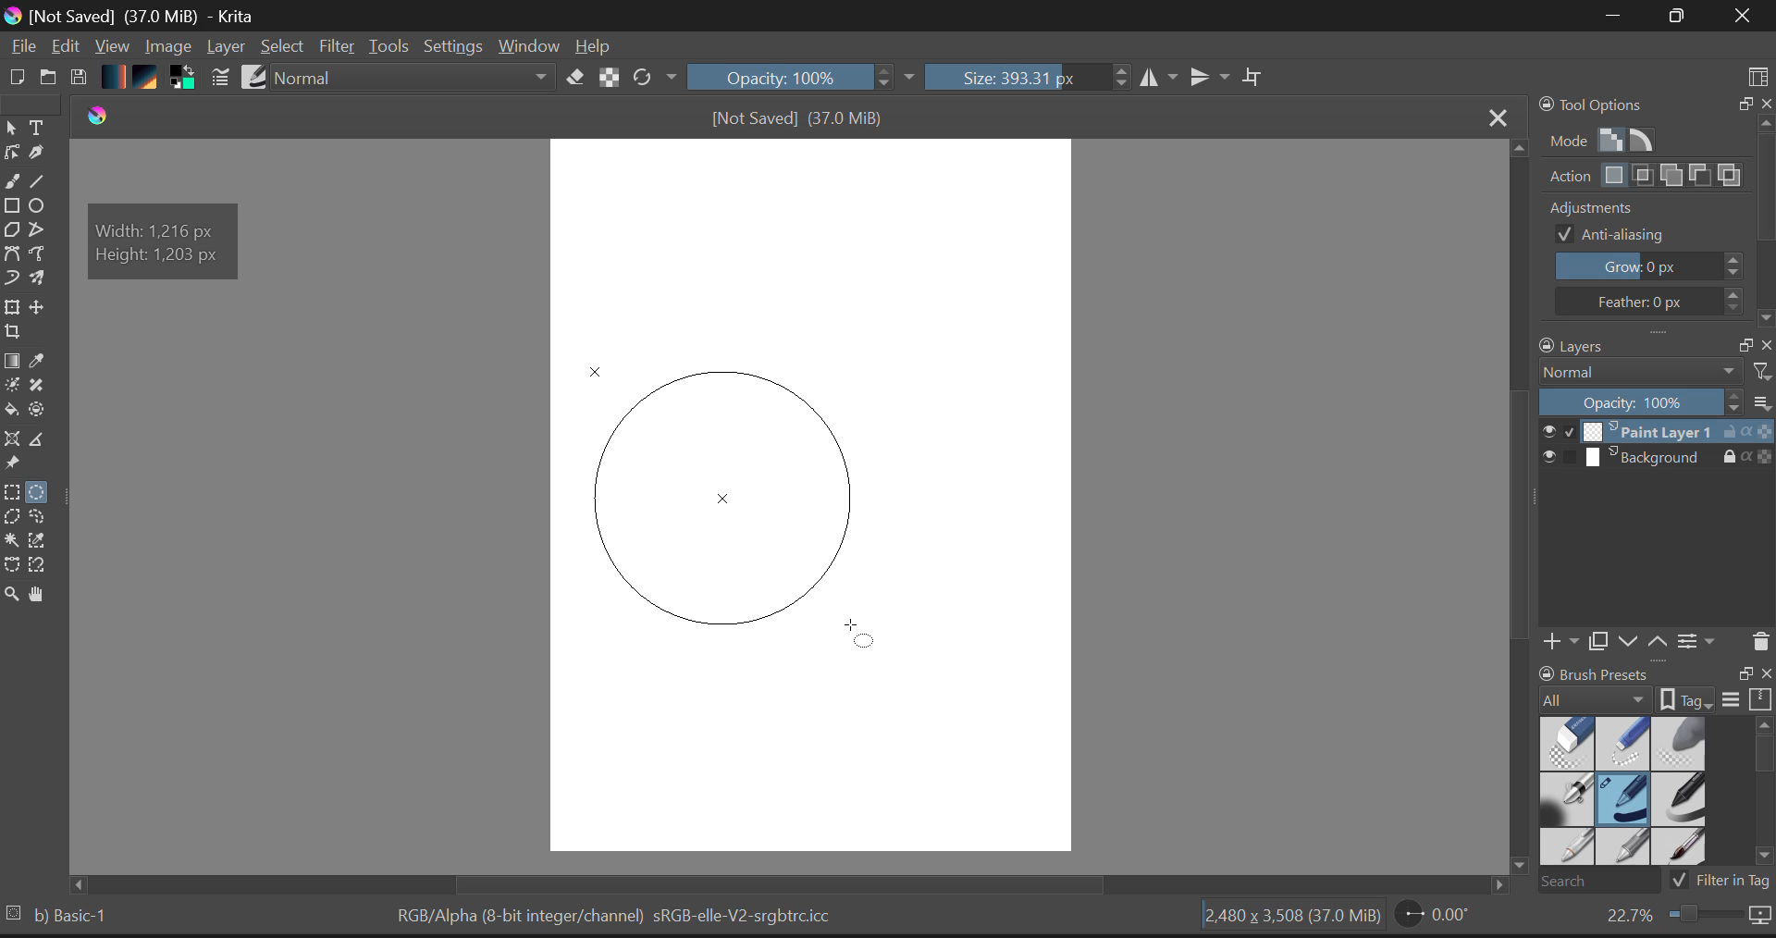 This screenshot has height=938, width=1776. I want to click on Rectangle Selection, so click(11, 494).